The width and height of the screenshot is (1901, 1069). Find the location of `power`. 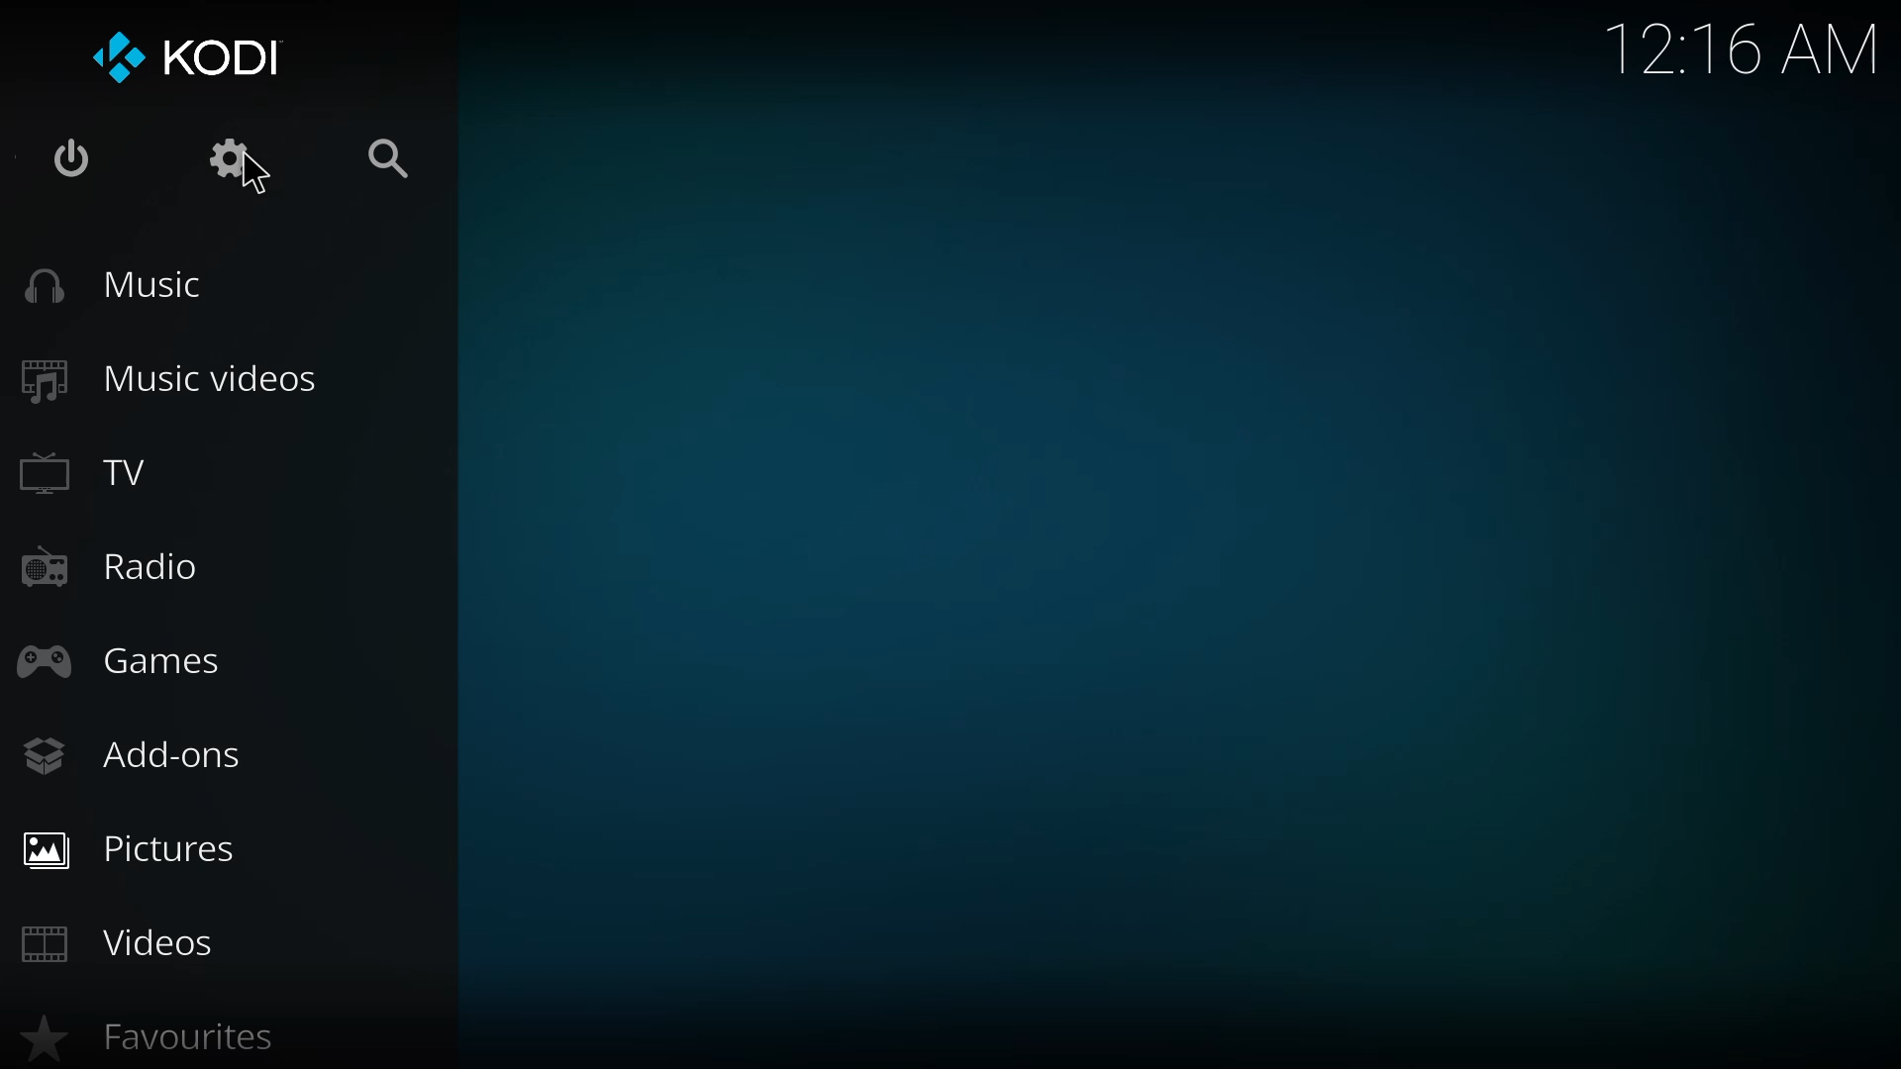

power is located at coordinates (66, 163).